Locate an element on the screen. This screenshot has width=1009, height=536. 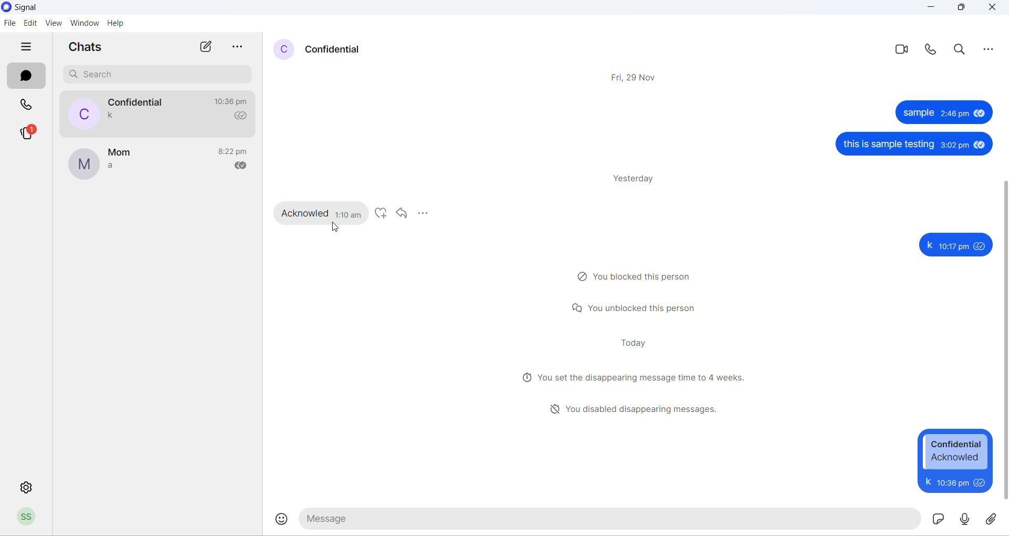
last message time is located at coordinates (235, 150).